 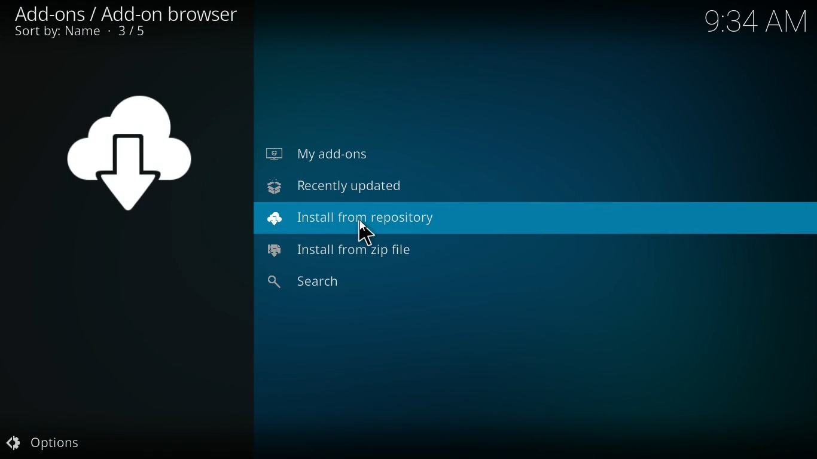 What do you see at coordinates (57, 441) in the screenshot?
I see `options` at bounding box center [57, 441].